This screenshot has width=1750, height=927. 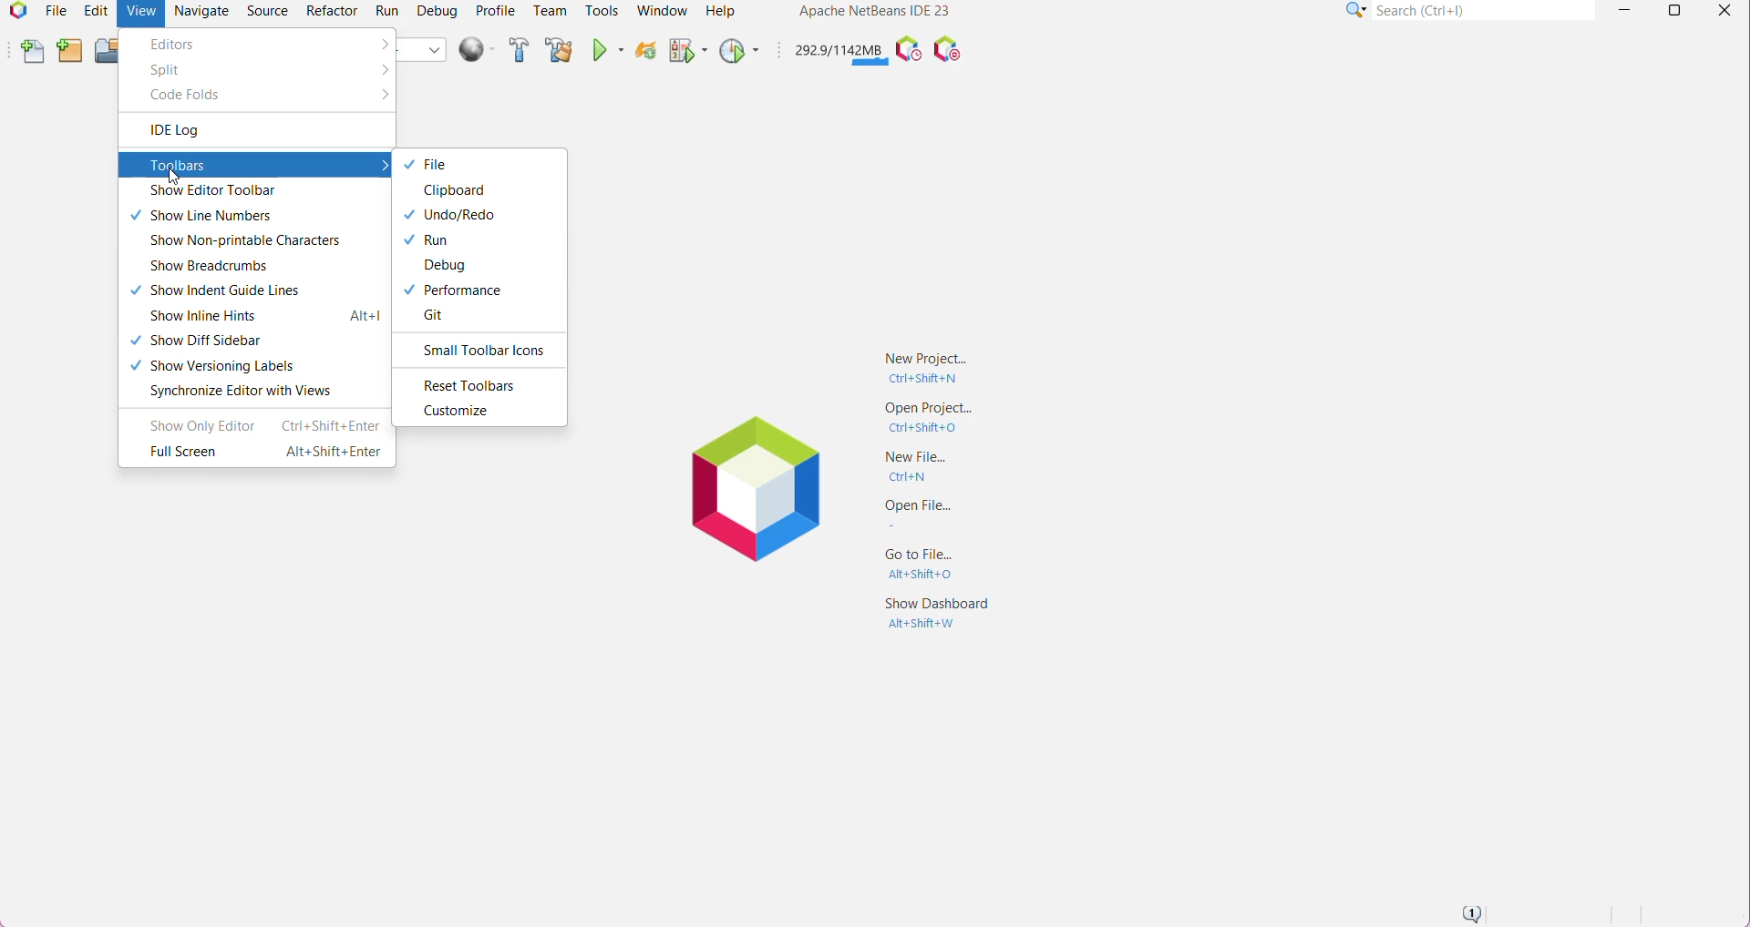 What do you see at coordinates (495, 11) in the screenshot?
I see `Profile` at bounding box center [495, 11].